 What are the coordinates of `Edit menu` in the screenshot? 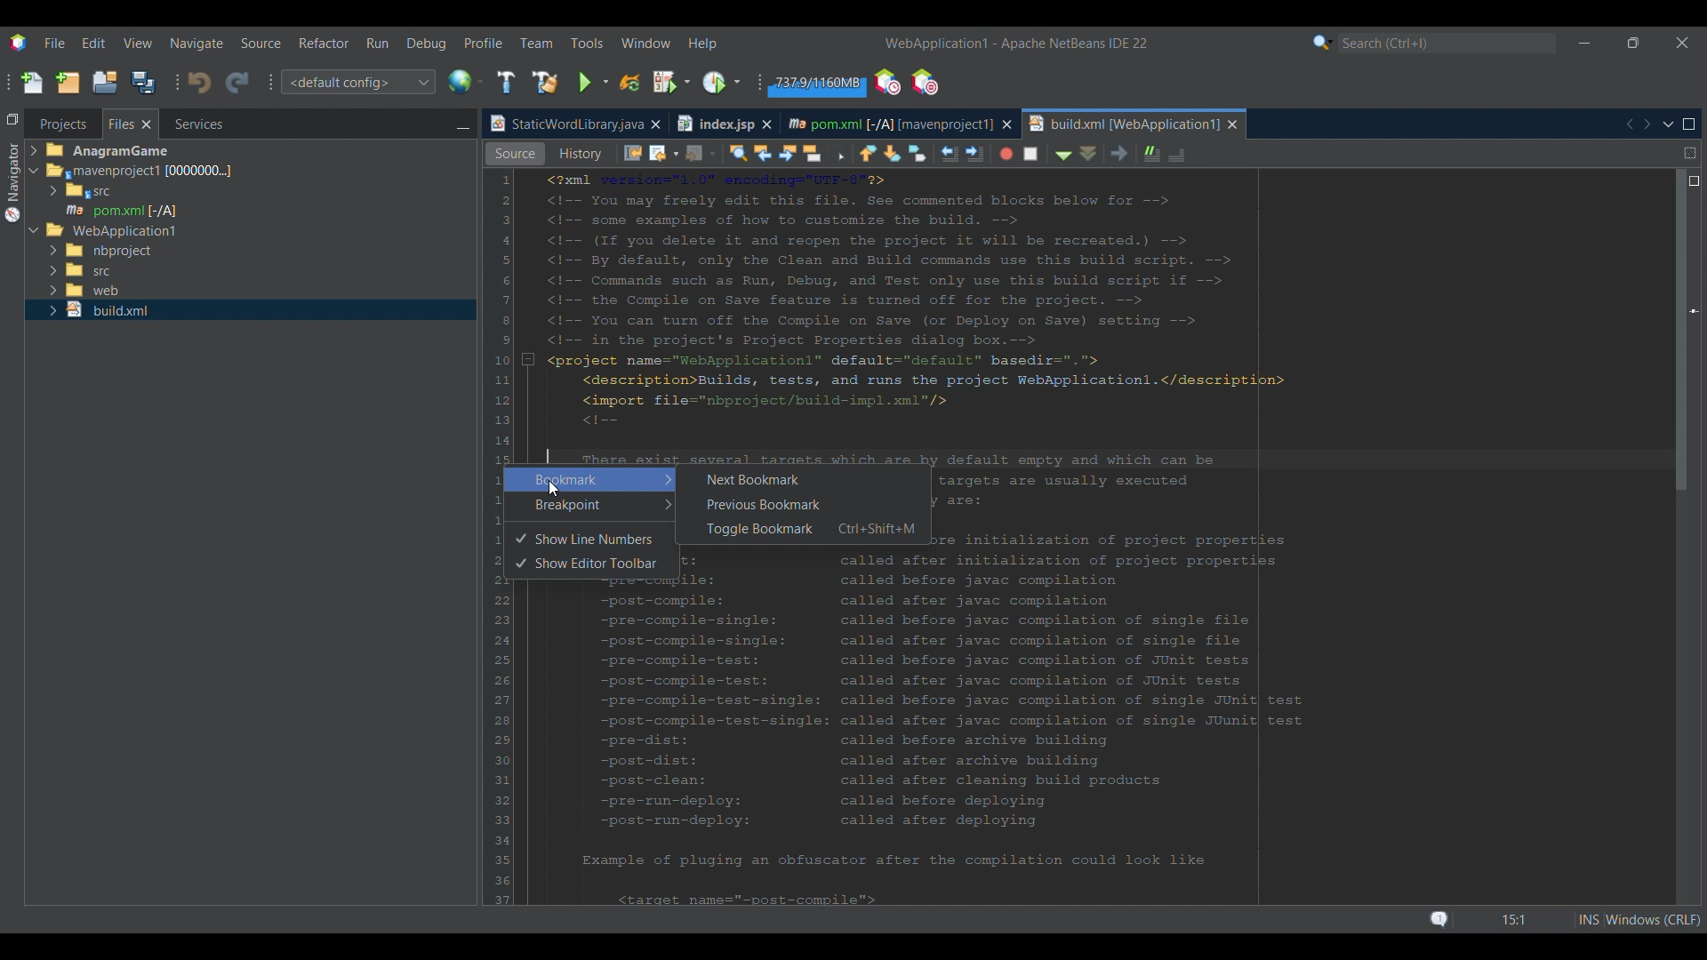 It's located at (93, 43).